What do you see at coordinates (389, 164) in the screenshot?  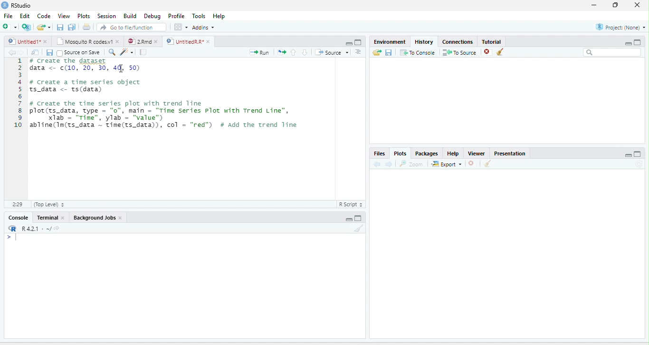 I see `Next plot` at bounding box center [389, 164].